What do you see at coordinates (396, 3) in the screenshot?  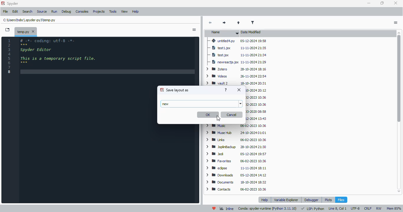 I see `close` at bounding box center [396, 3].